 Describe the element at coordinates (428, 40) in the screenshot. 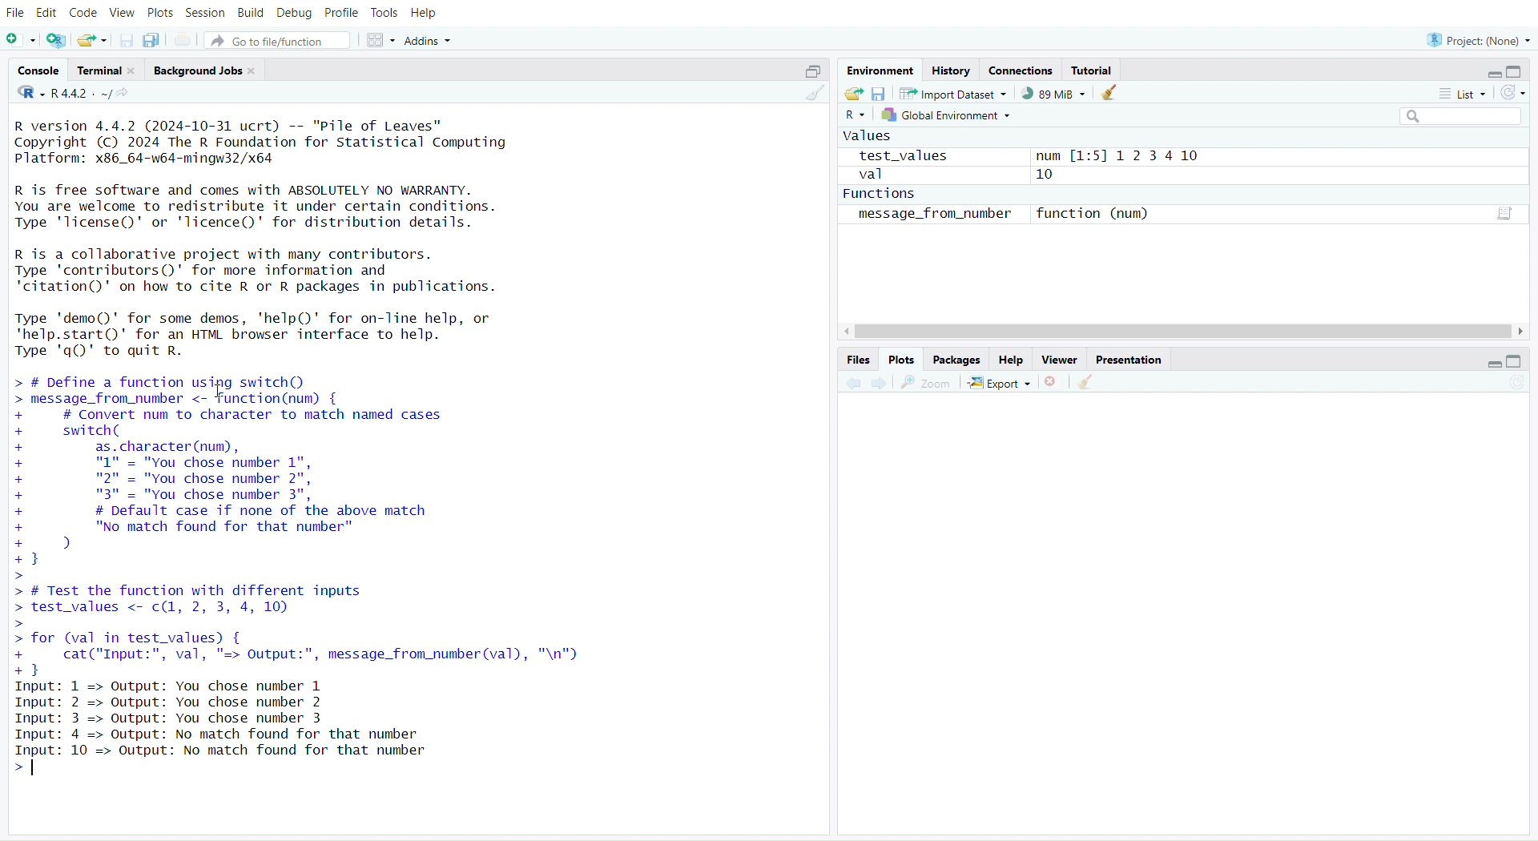

I see `Addins` at that location.